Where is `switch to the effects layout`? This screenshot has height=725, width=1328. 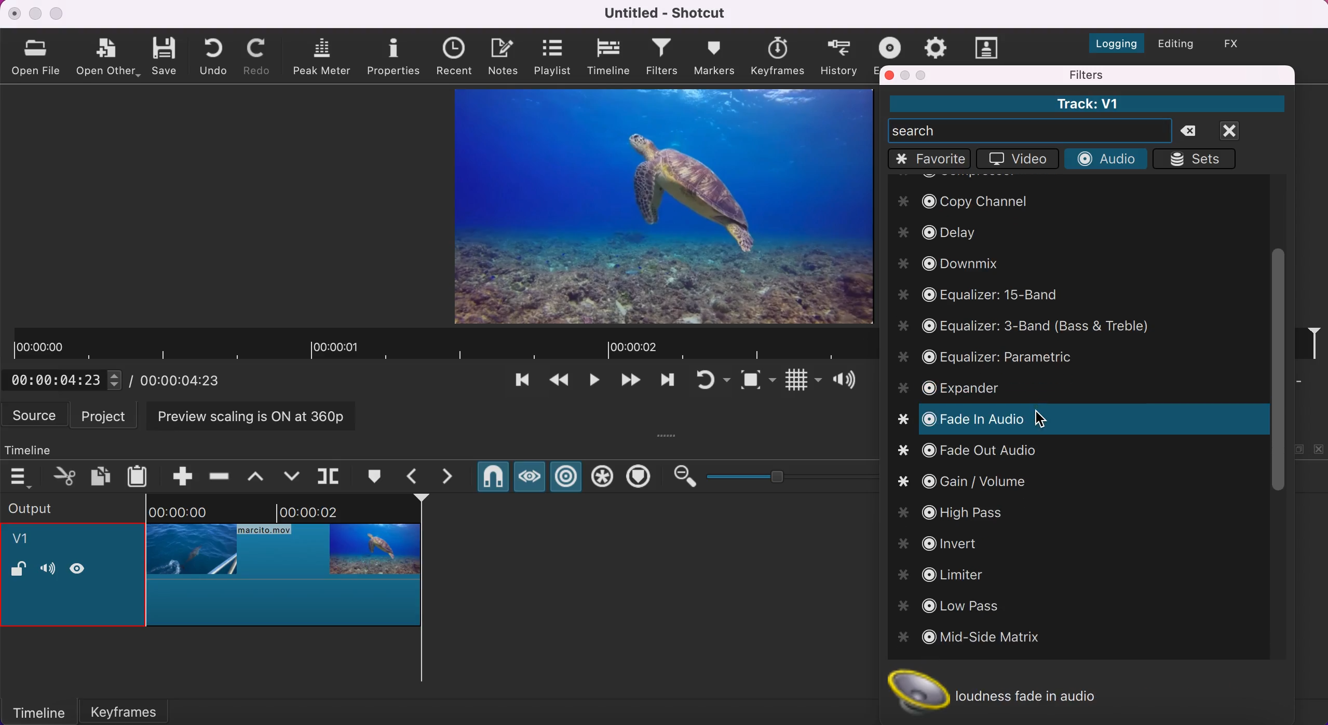
switch to the effects layout is located at coordinates (1239, 44).